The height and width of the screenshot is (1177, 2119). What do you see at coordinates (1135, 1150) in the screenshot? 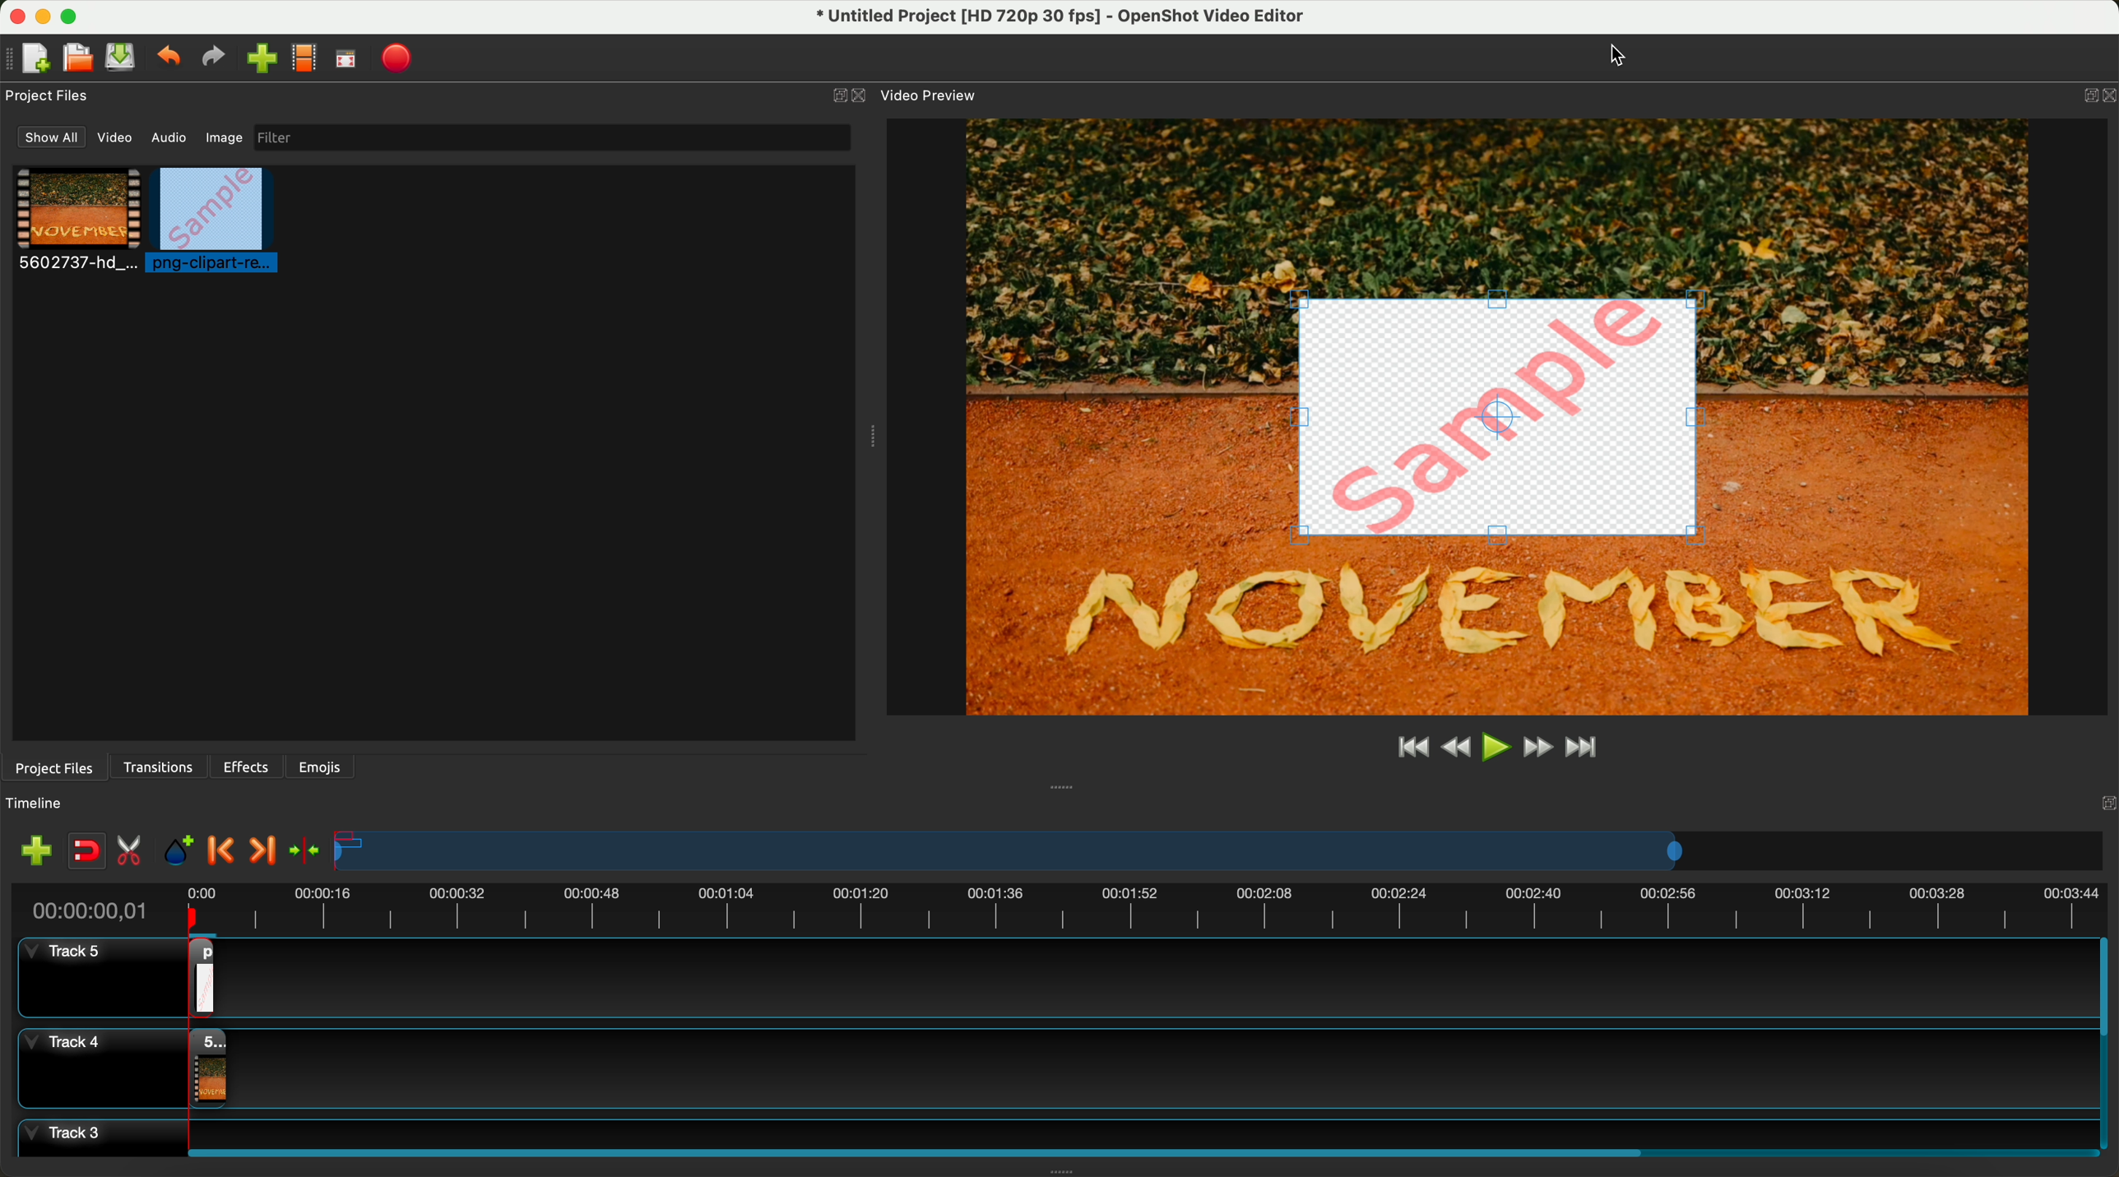
I see `scroll bar` at bounding box center [1135, 1150].